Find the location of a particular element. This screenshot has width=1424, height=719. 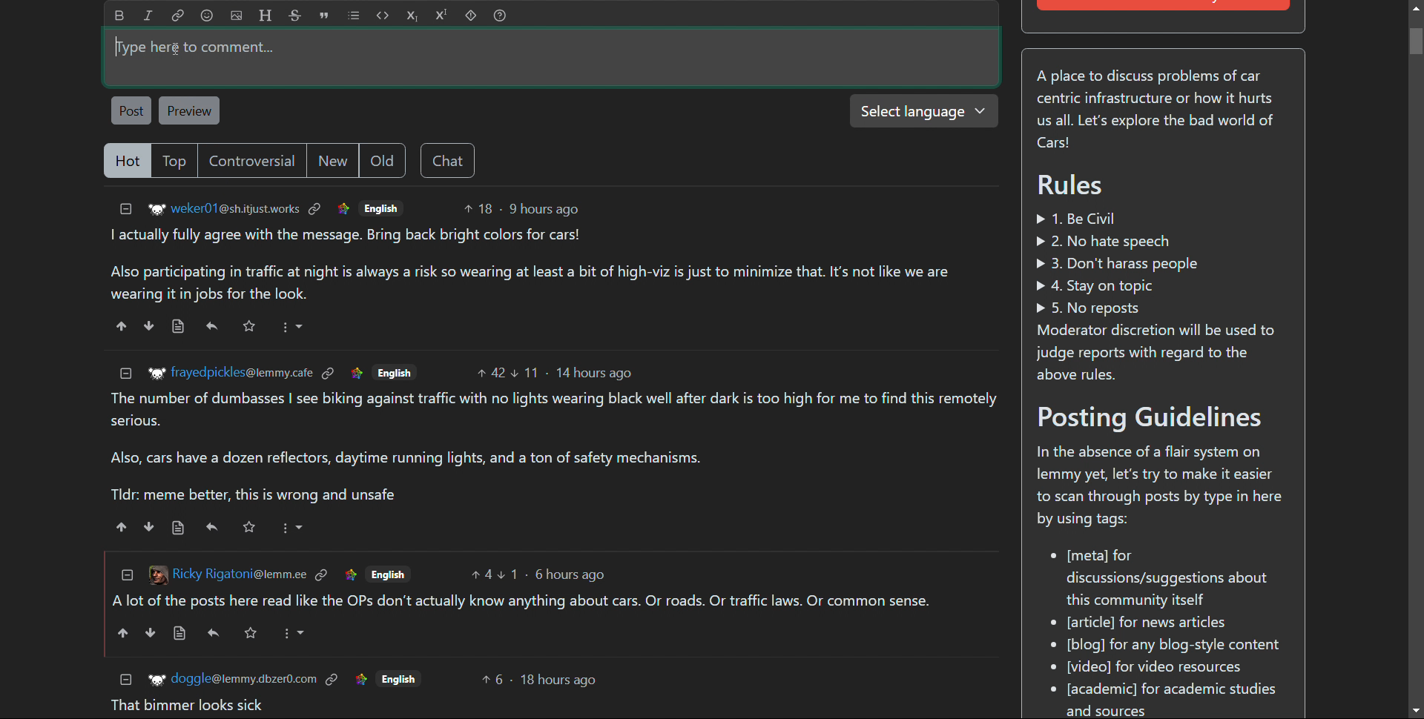

9 hours ago is located at coordinates (543, 209).